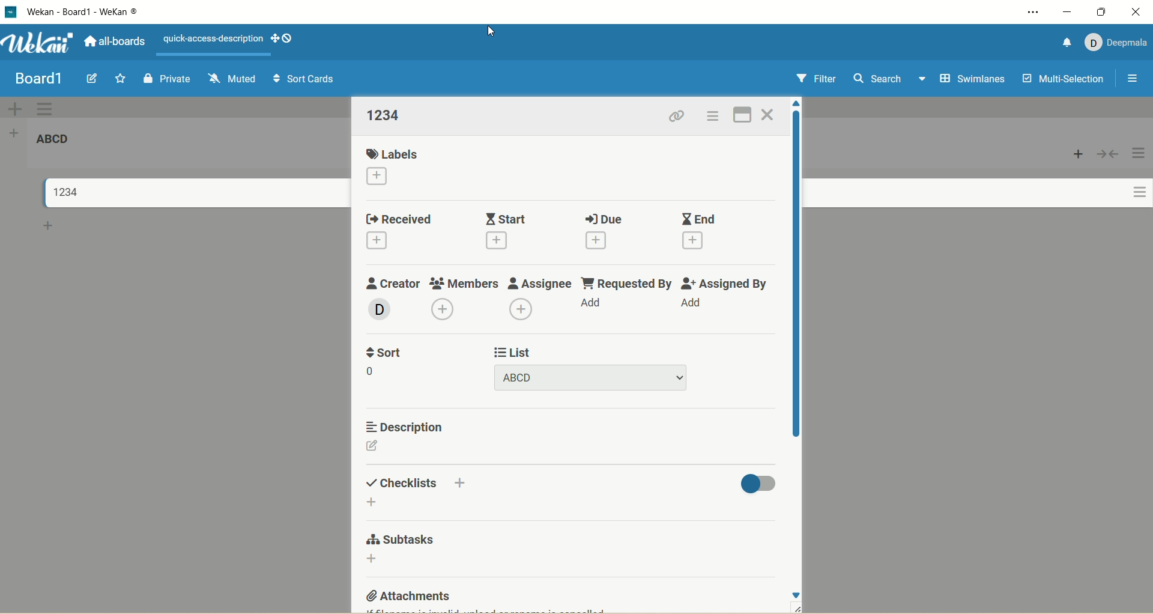 The image size is (1153, 614). What do you see at coordinates (511, 351) in the screenshot?
I see `List` at bounding box center [511, 351].